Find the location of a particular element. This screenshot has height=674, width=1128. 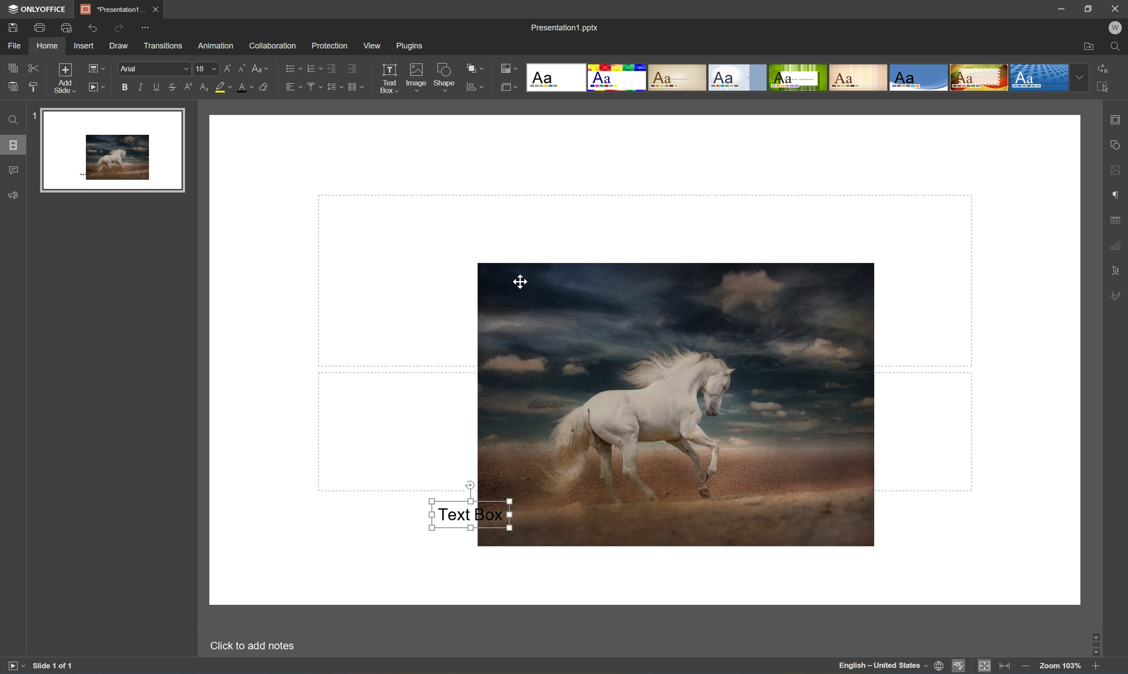

Text Box is located at coordinates (388, 78).